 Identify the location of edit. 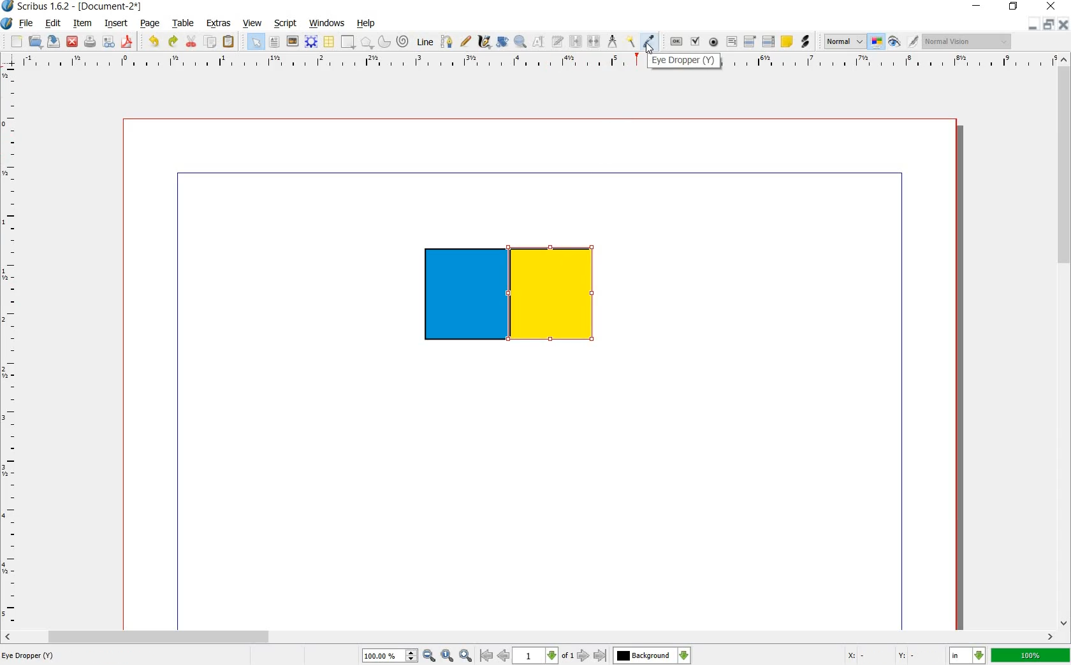
(53, 24).